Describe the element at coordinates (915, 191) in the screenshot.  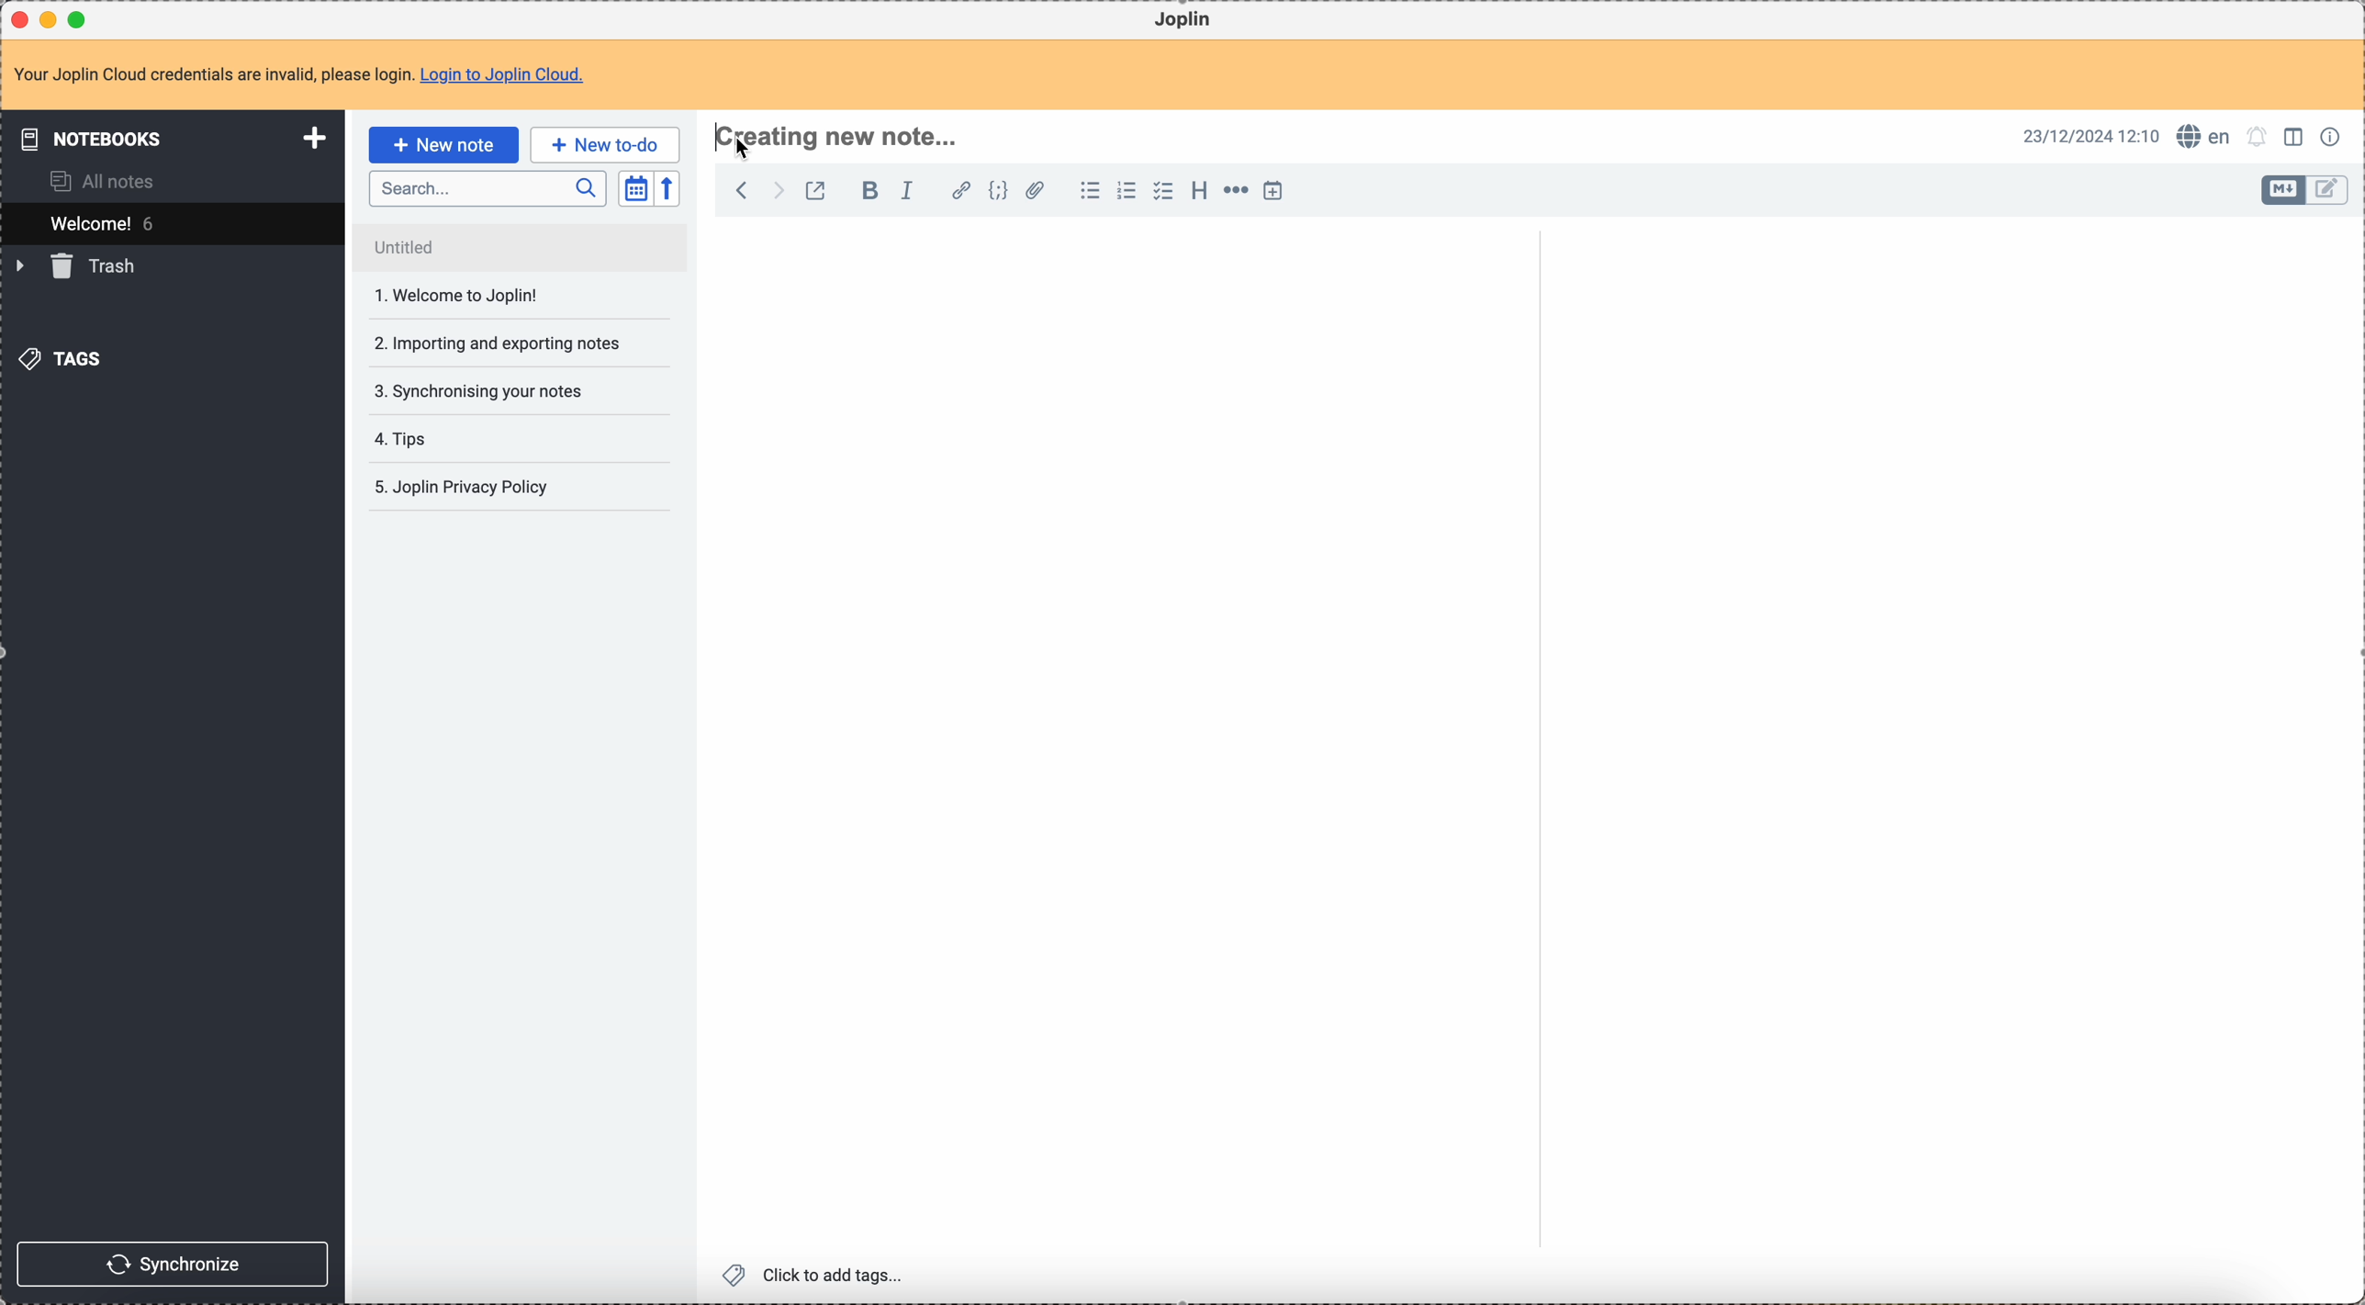
I see `italic` at that location.